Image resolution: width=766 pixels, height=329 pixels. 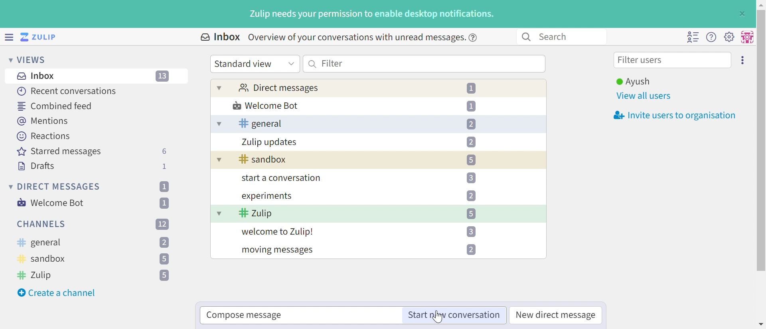 What do you see at coordinates (711, 37) in the screenshot?
I see `Help menu` at bounding box center [711, 37].